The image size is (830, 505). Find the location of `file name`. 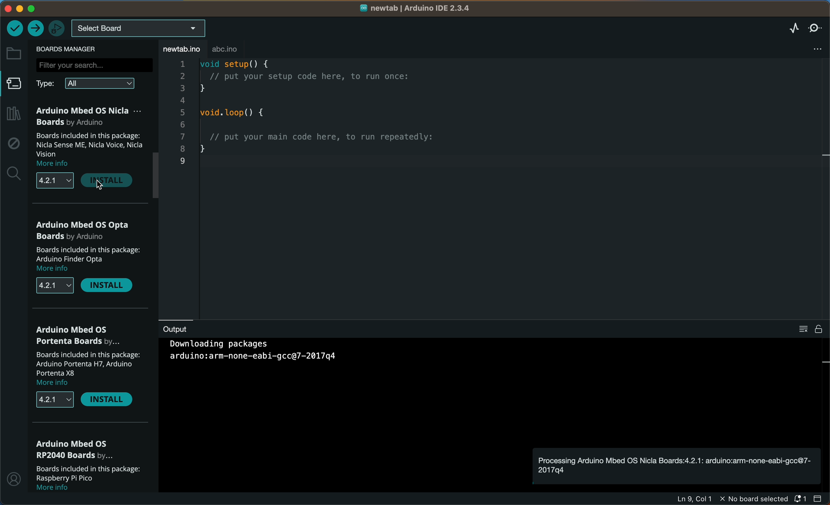

file name is located at coordinates (416, 7).